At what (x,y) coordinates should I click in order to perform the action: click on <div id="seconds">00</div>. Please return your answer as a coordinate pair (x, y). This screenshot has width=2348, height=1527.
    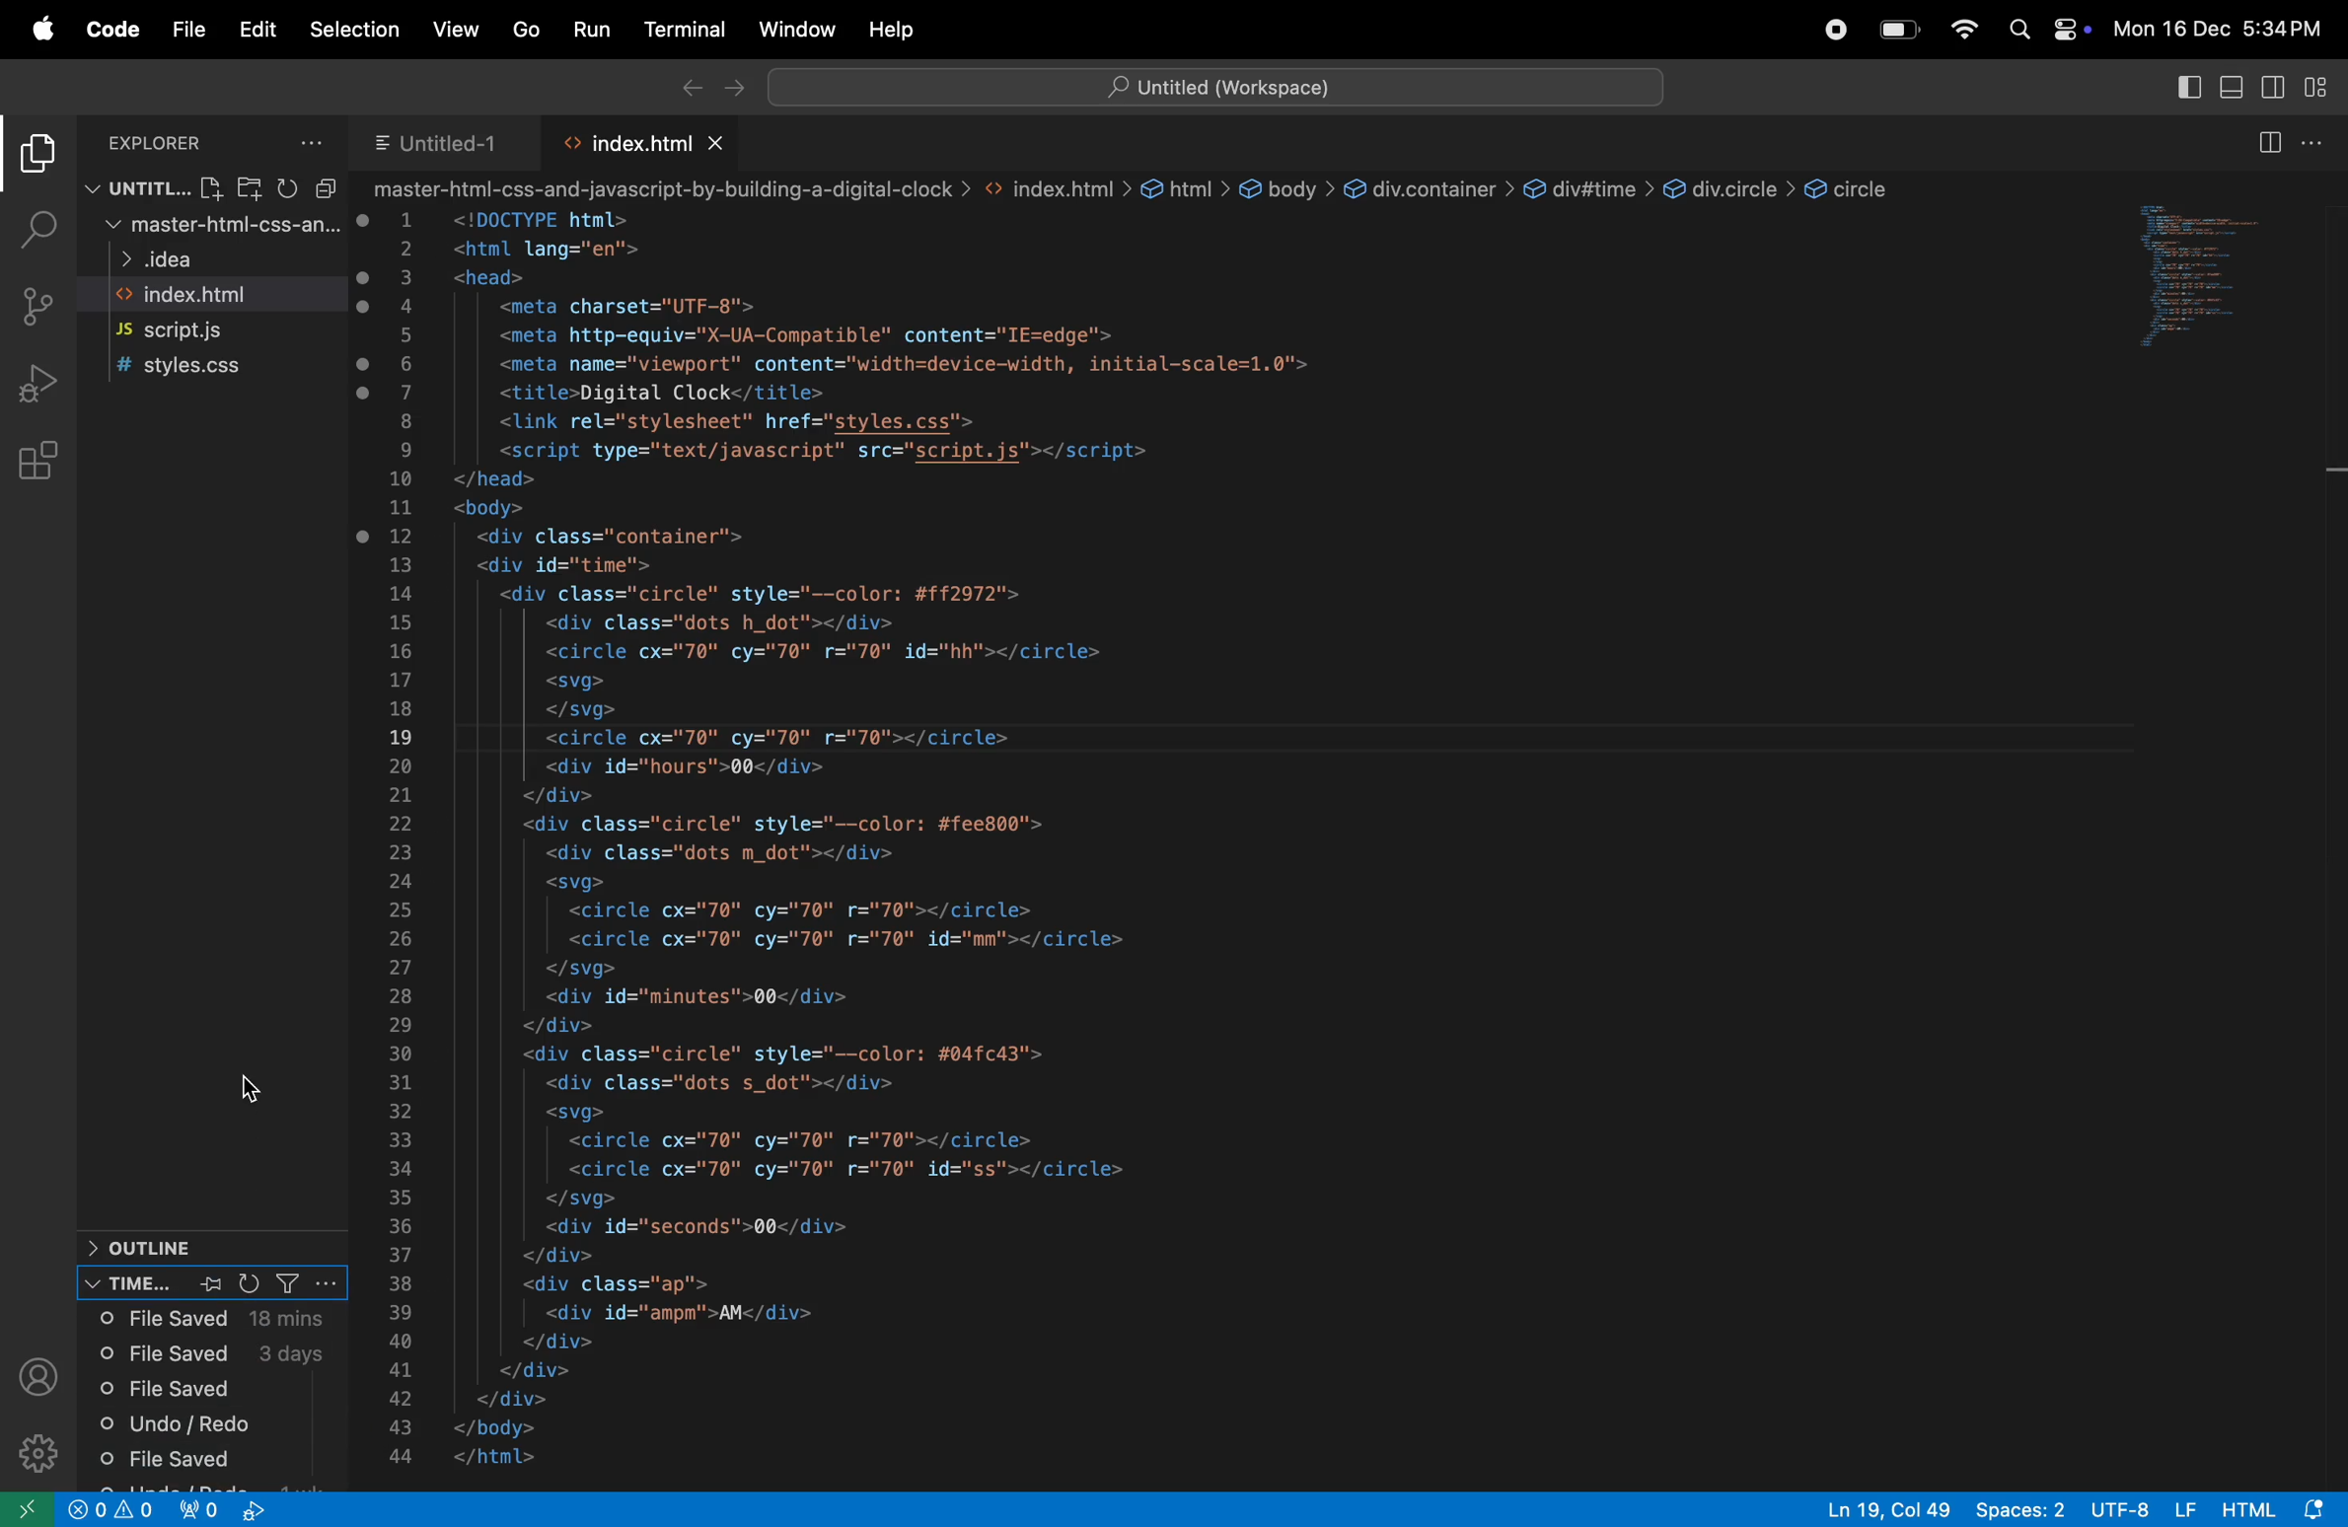
    Looking at the image, I should click on (707, 1227).